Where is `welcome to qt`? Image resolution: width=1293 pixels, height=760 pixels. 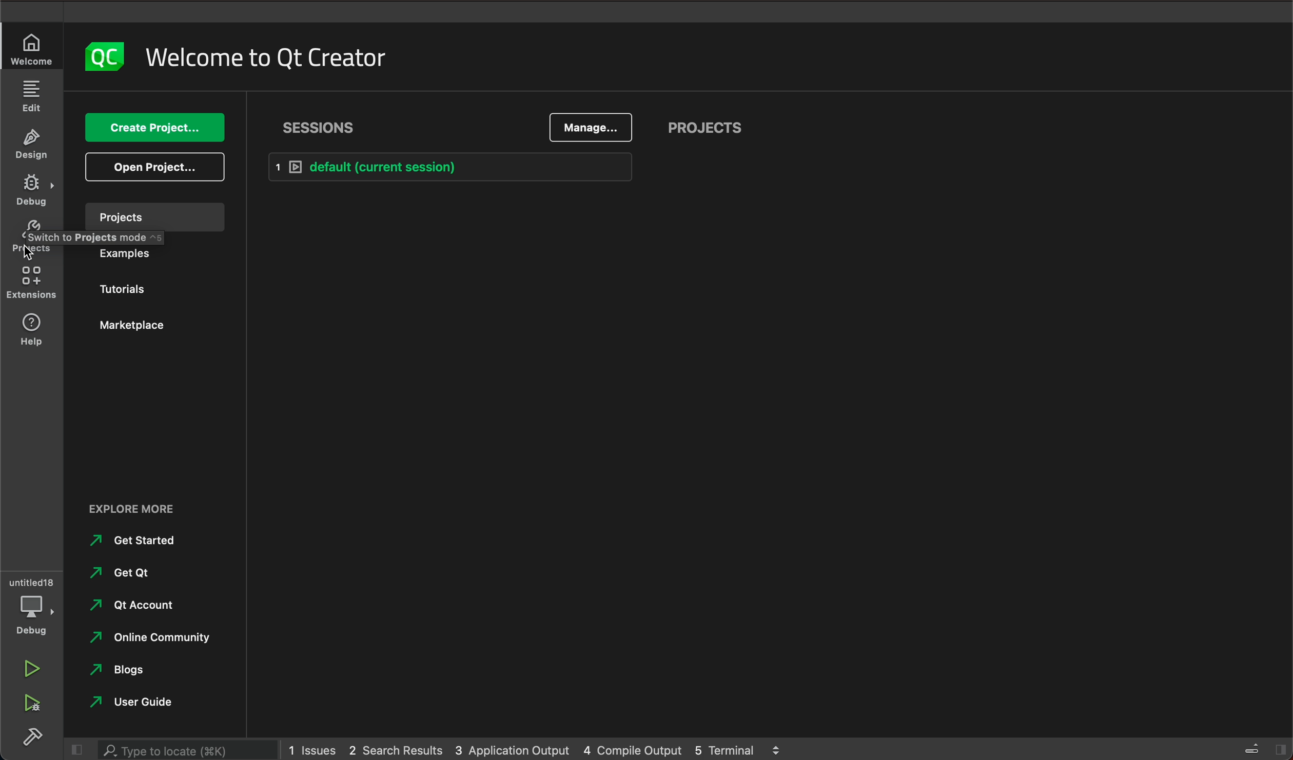 welcome to qt is located at coordinates (279, 57).